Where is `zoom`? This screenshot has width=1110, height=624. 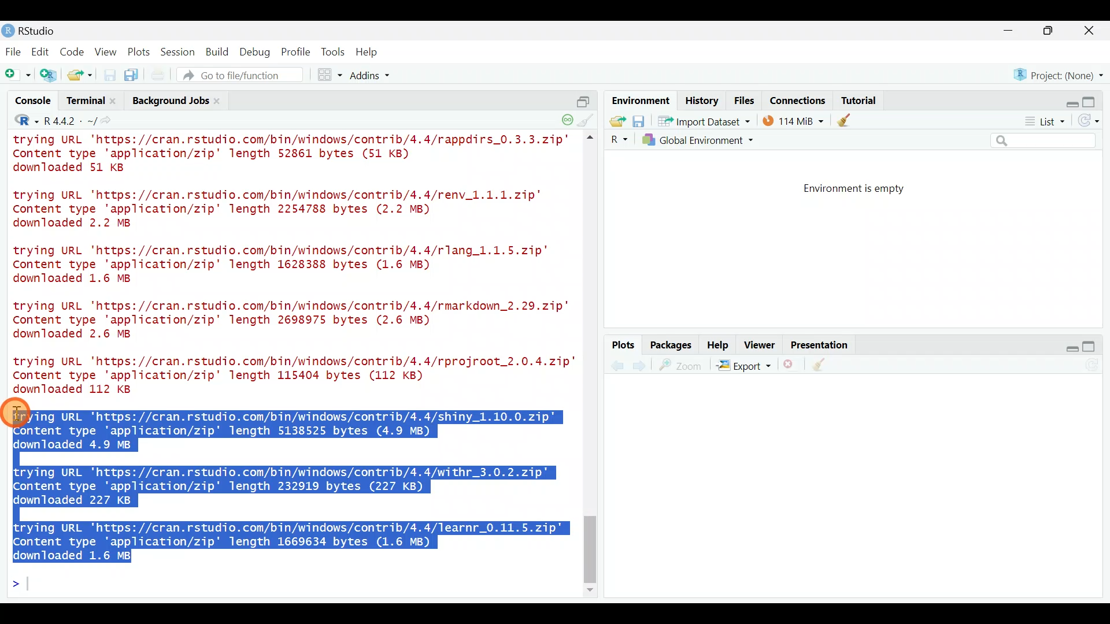
zoom is located at coordinates (683, 366).